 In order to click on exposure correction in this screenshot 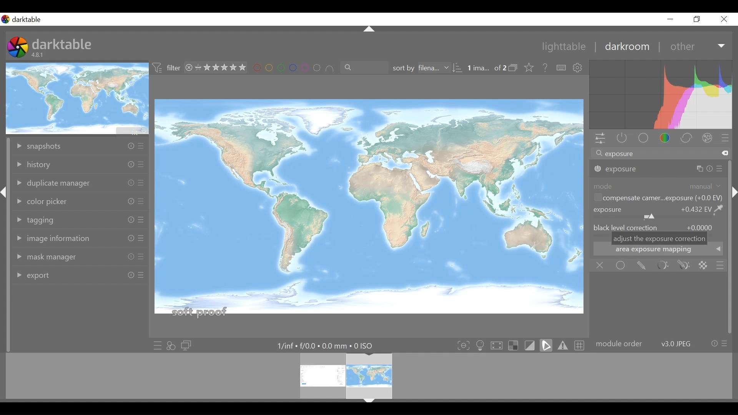, I will do `click(616, 169)`.